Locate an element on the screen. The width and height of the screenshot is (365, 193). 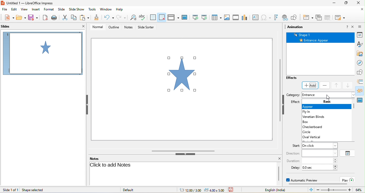
select add is located at coordinates (310, 86).